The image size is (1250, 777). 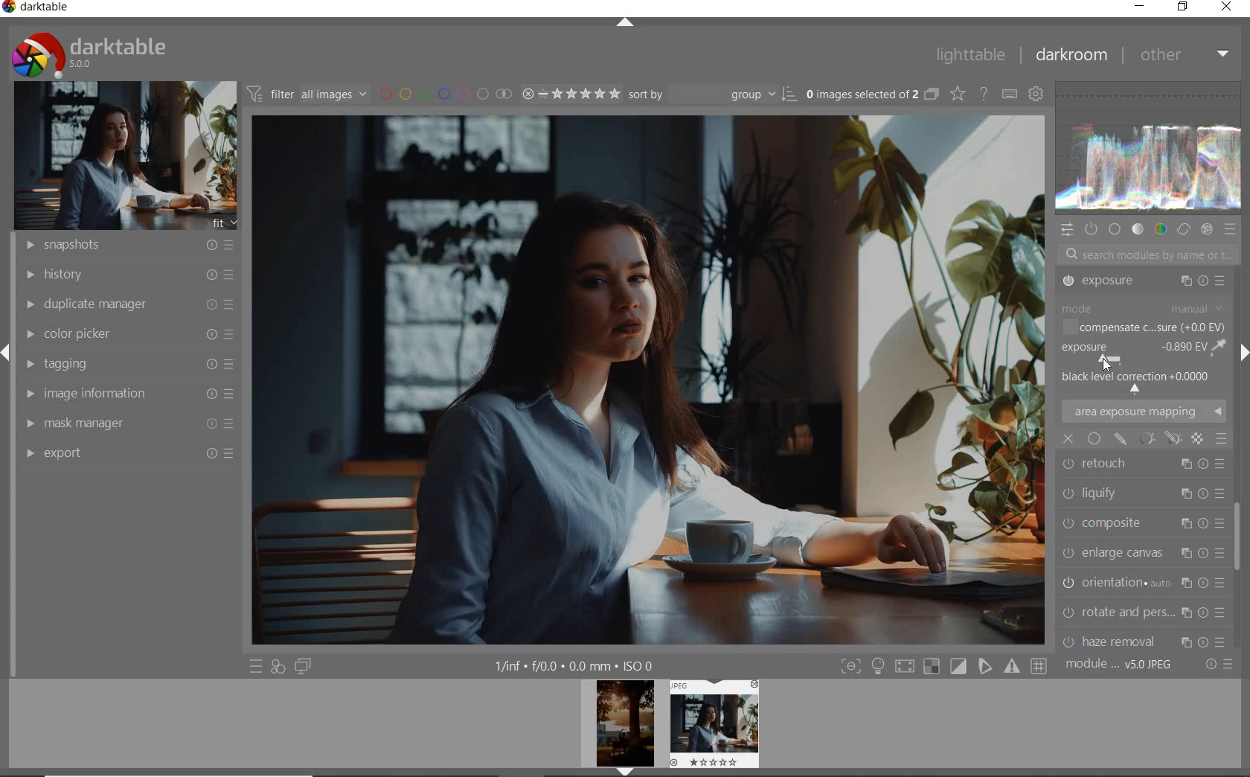 What do you see at coordinates (1141, 521) in the screenshot?
I see `ROTATE AND` at bounding box center [1141, 521].